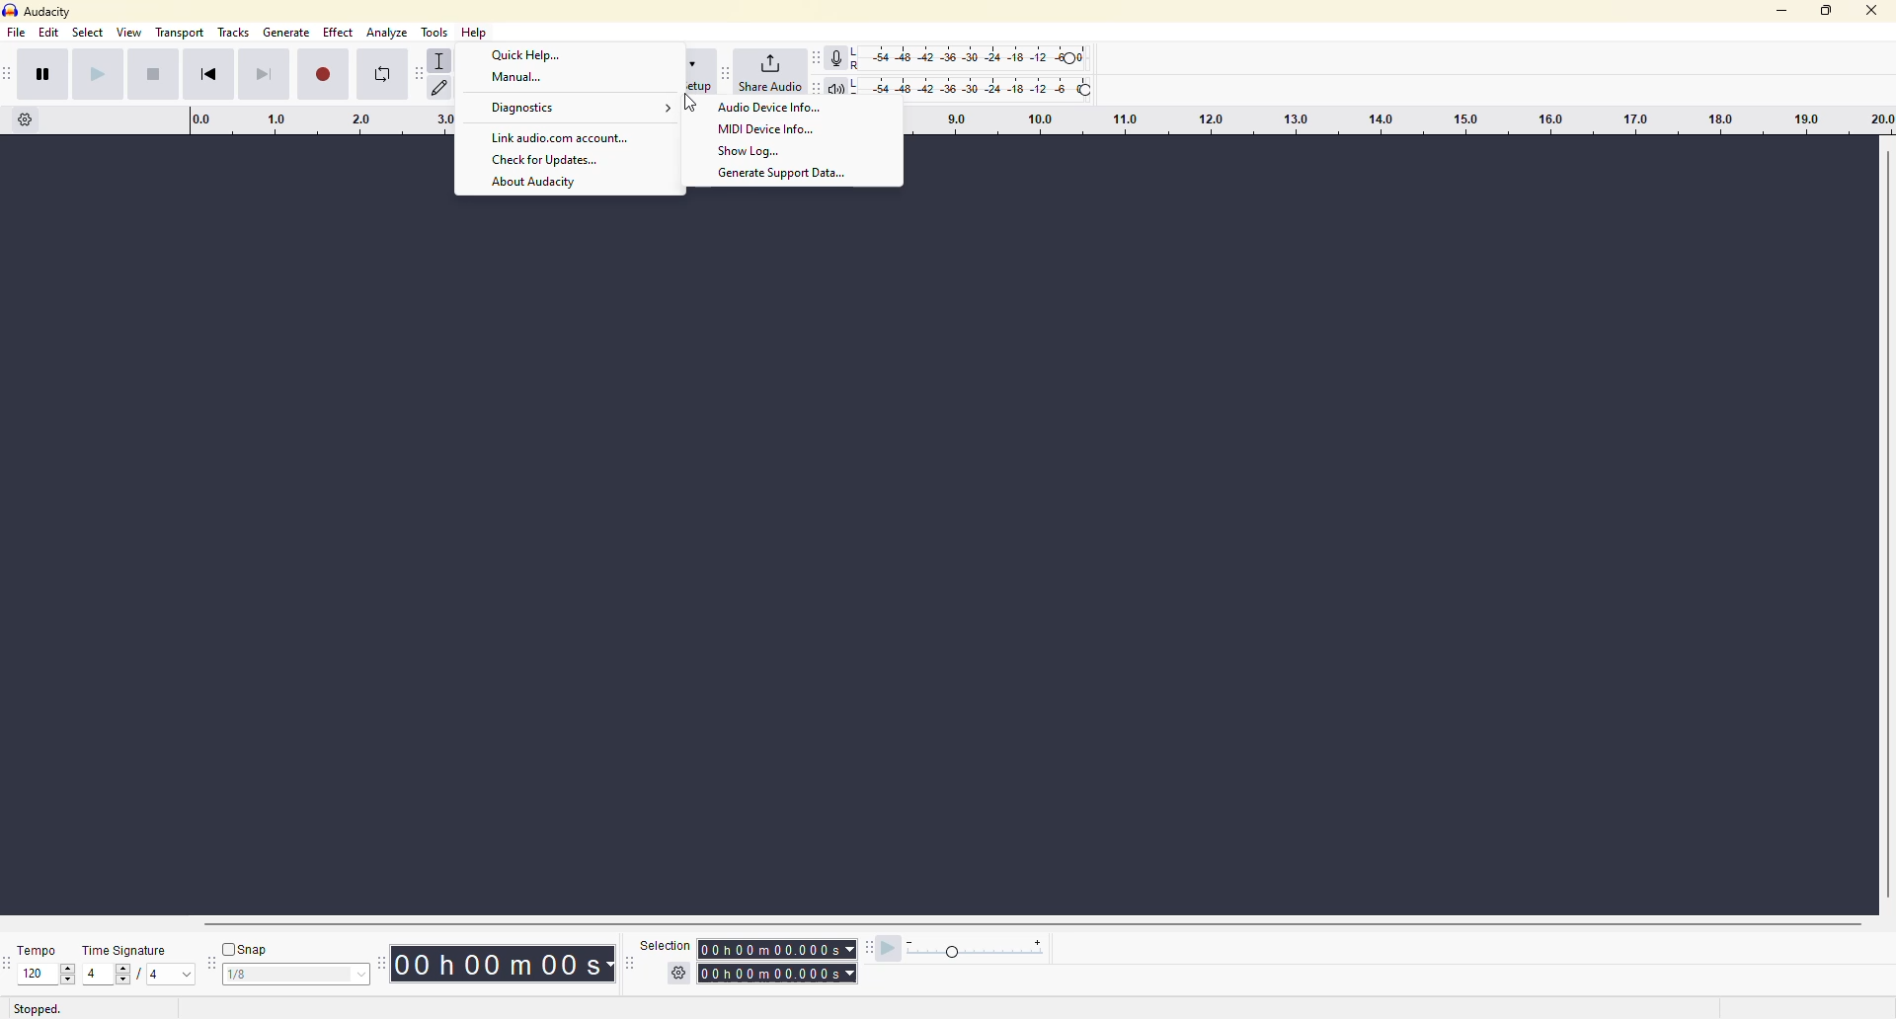 The image size is (1896, 1019). Describe the element at coordinates (791, 175) in the screenshot. I see `Generate Support Data.` at that location.